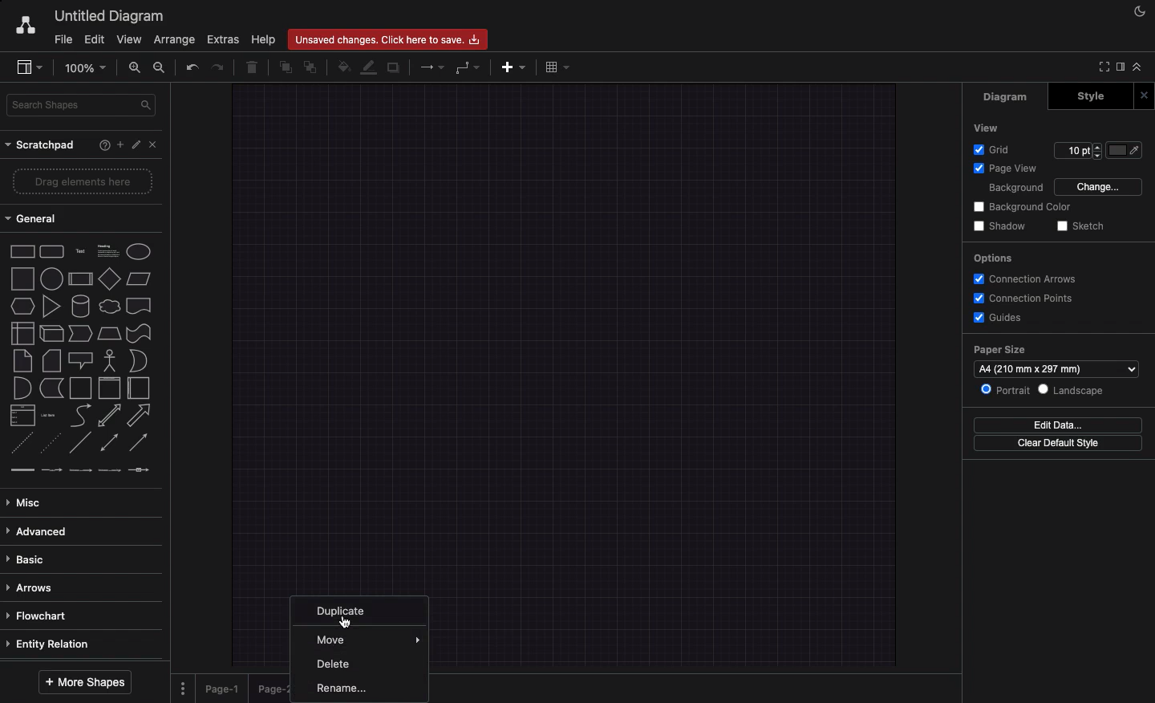 This screenshot has height=703, width=1155. Describe the element at coordinates (38, 532) in the screenshot. I see `Advanced` at that location.